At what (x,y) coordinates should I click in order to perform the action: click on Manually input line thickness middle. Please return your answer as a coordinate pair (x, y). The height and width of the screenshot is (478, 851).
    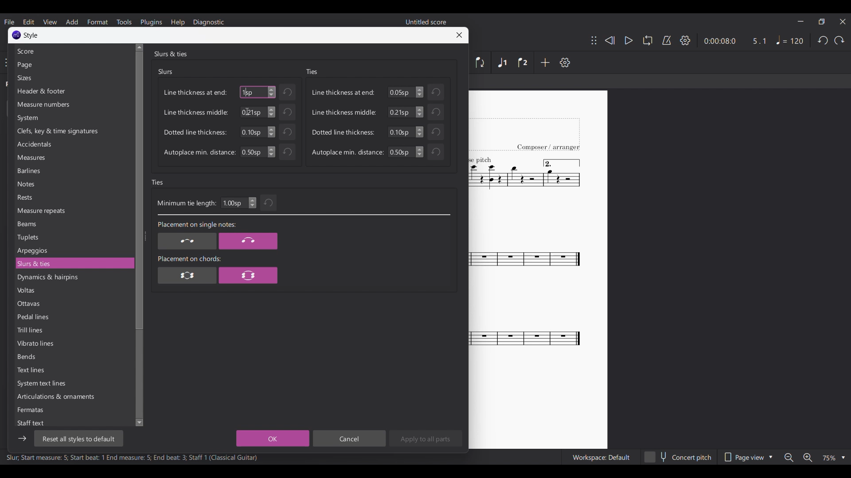
    Looking at the image, I should click on (253, 112).